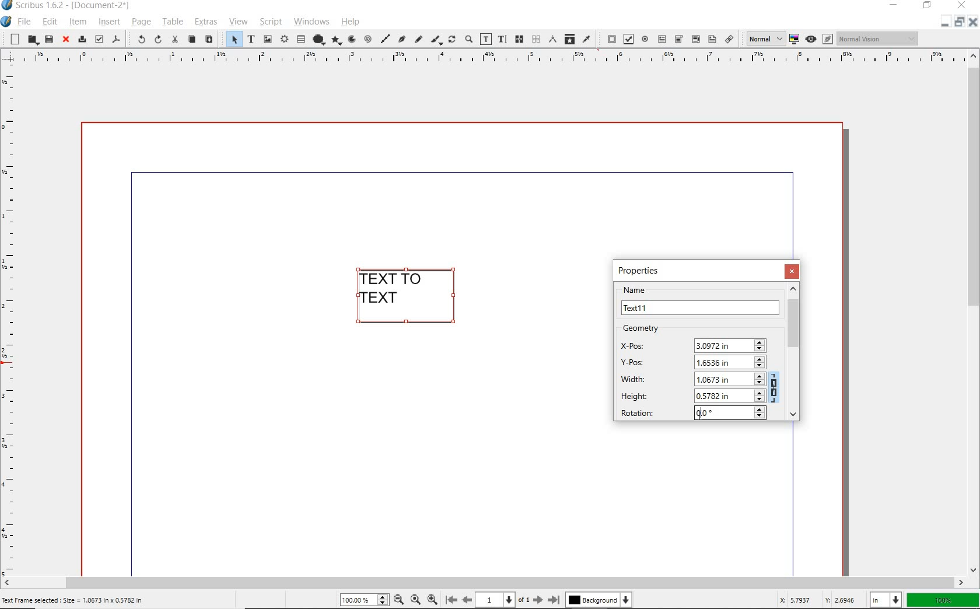 The width and height of the screenshot is (980, 609). What do you see at coordinates (486, 38) in the screenshot?
I see `edit contents of frame` at bounding box center [486, 38].